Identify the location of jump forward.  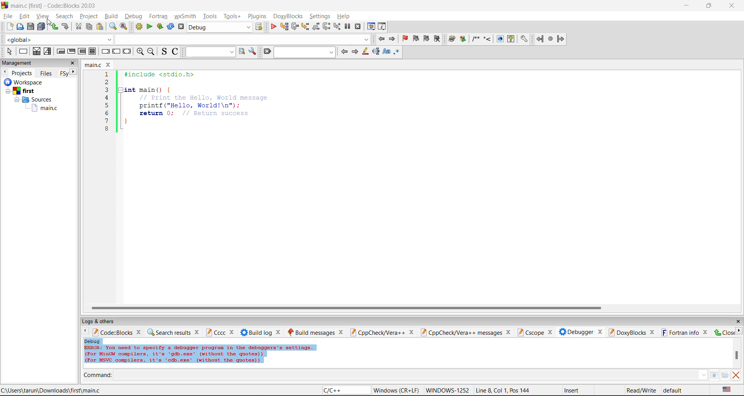
(562, 40).